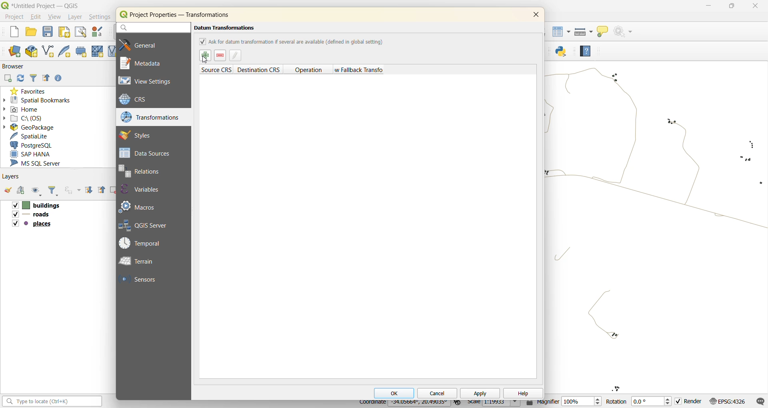 This screenshot has width=768, height=408. What do you see at coordinates (40, 163) in the screenshot?
I see `ms sql server` at bounding box center [40, 163].